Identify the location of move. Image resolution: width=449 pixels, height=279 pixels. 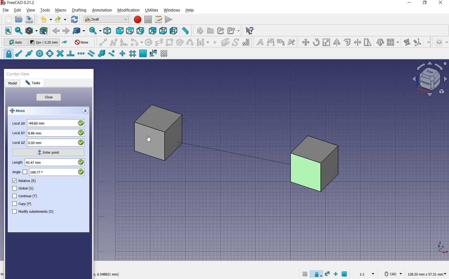
(28, 111).